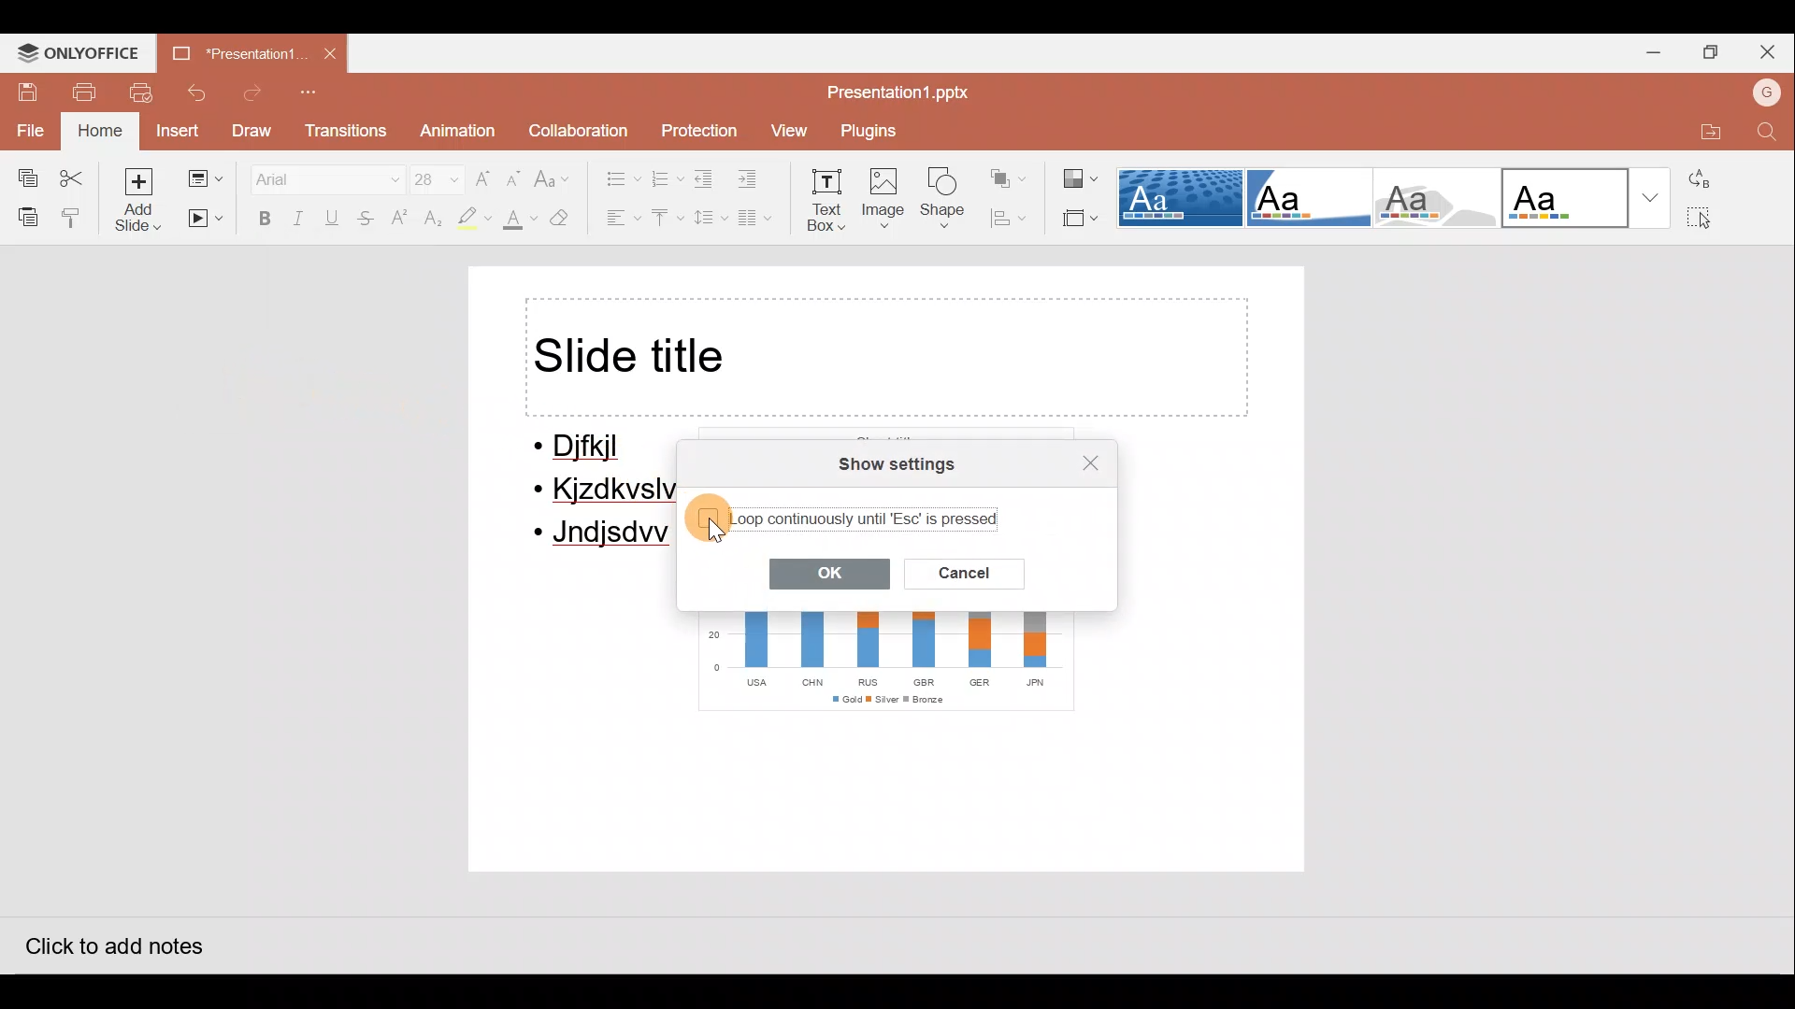 Image resolution: width=1795 pixels, height=1009 pixels. What do you see at coordinates (196, 91) in the screenshot?
I see `Undo` at bounding box center [196, 91].